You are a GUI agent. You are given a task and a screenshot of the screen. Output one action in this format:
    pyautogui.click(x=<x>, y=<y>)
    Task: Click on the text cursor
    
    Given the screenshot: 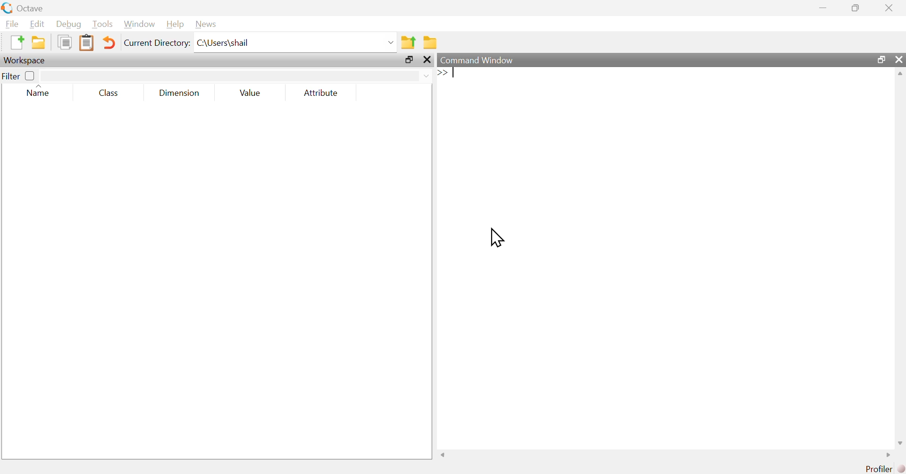 What is the action you would take?
    pyautogui.click(x=456, y=72)
    